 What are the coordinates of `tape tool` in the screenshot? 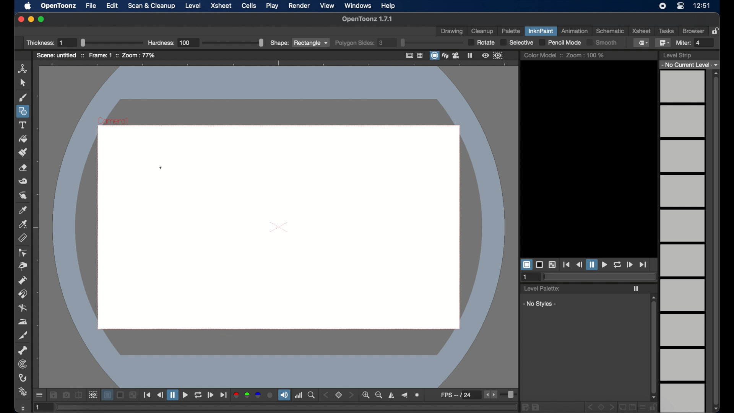 It's located at (23, 181).